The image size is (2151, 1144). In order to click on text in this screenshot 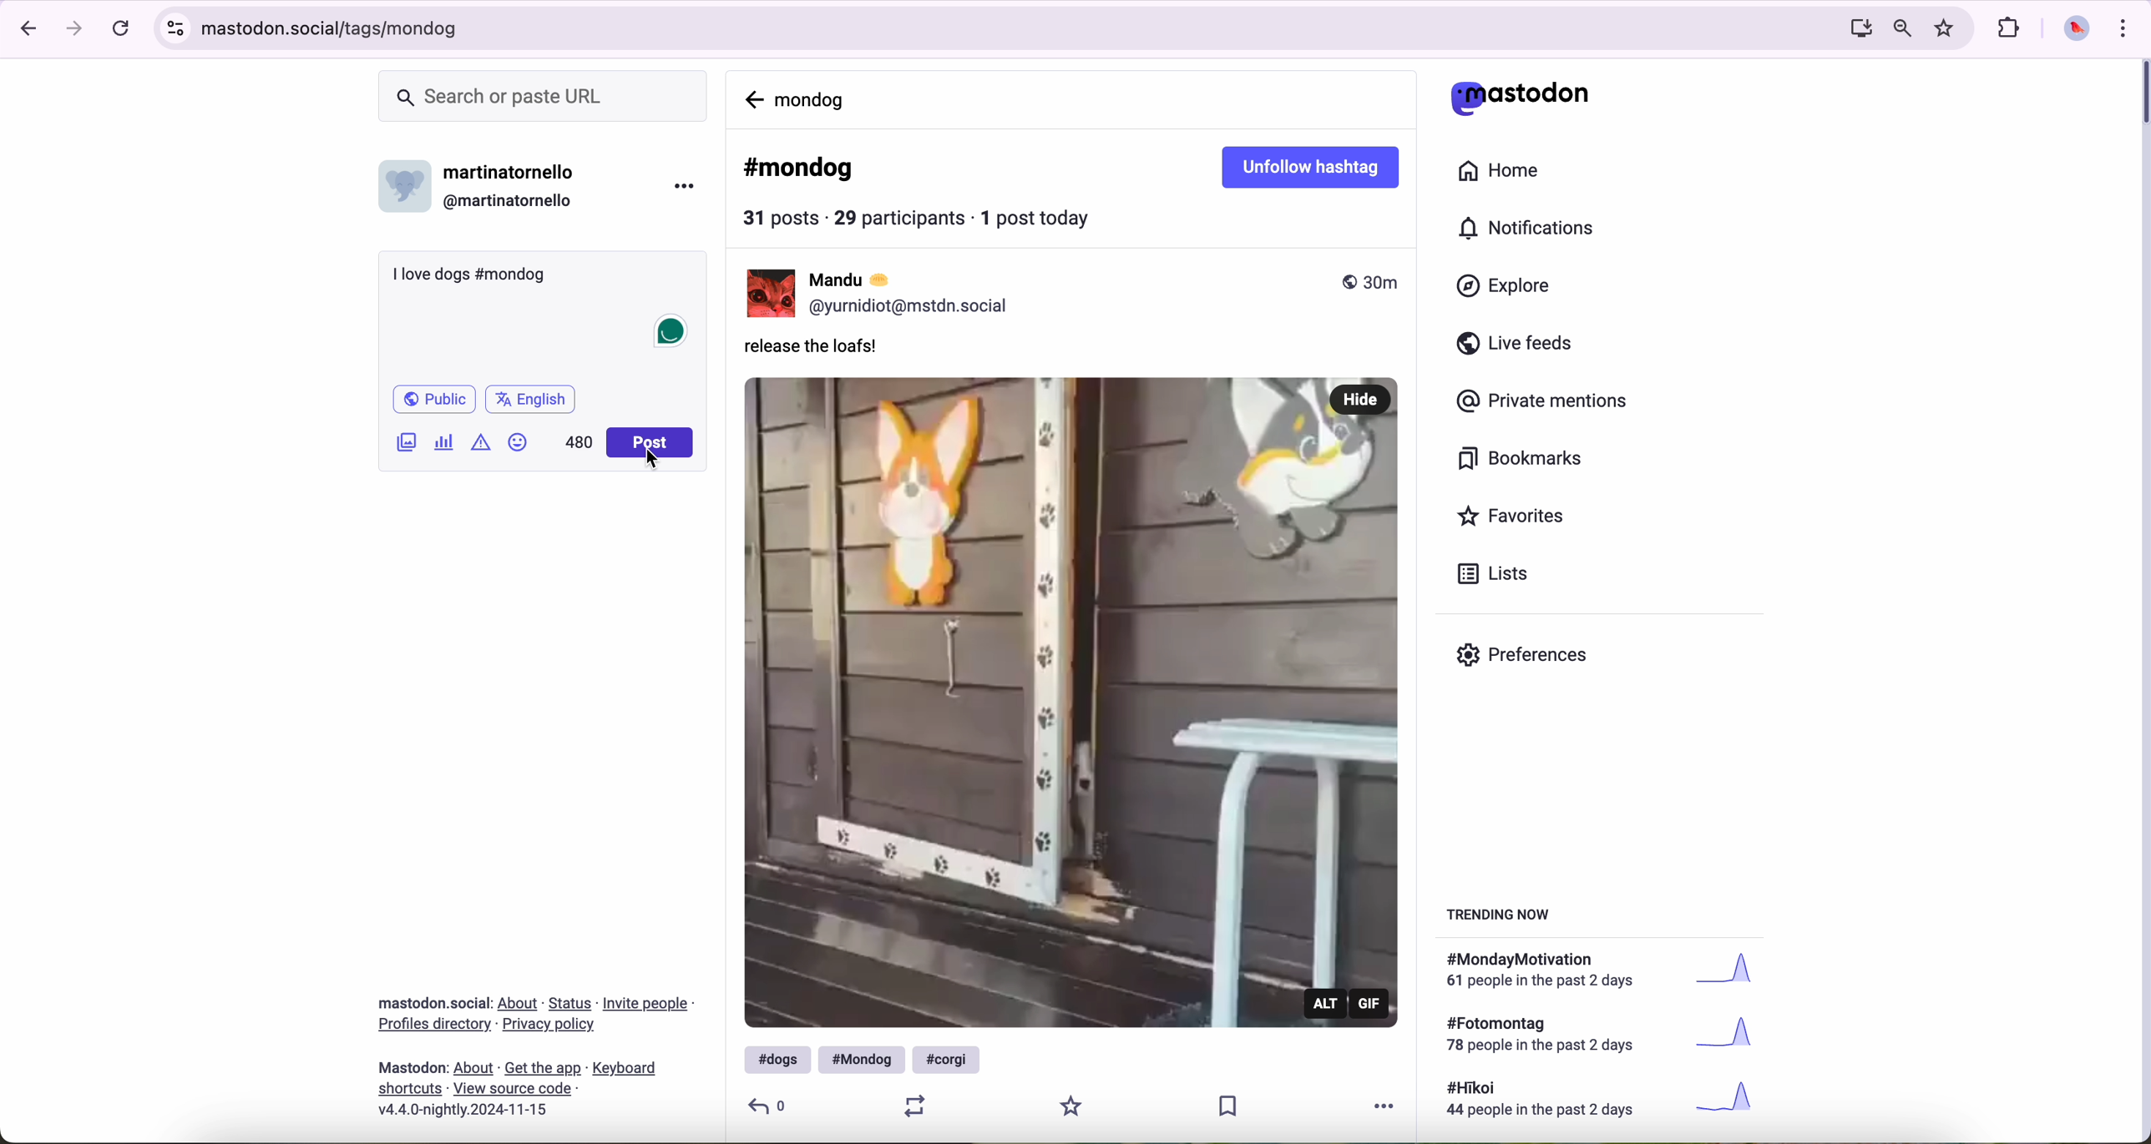, I will do `click(1546, 1036)`.